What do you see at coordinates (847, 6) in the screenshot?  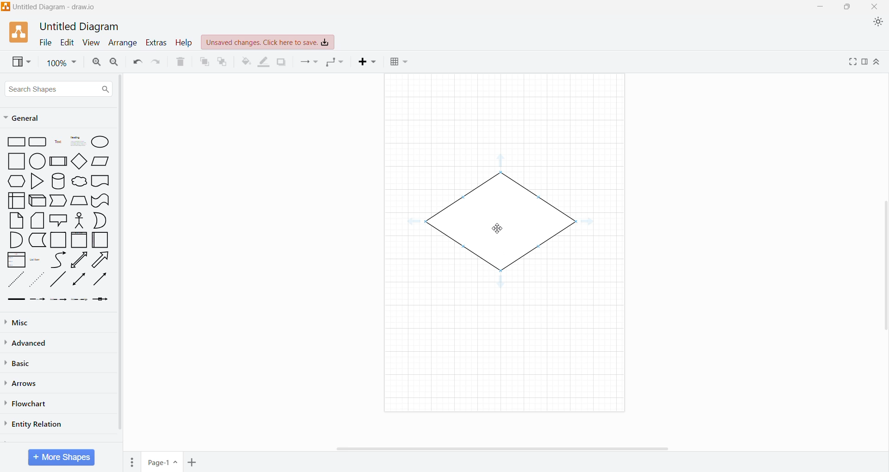 I see `Restore Down` at bounding box center [847, 6].